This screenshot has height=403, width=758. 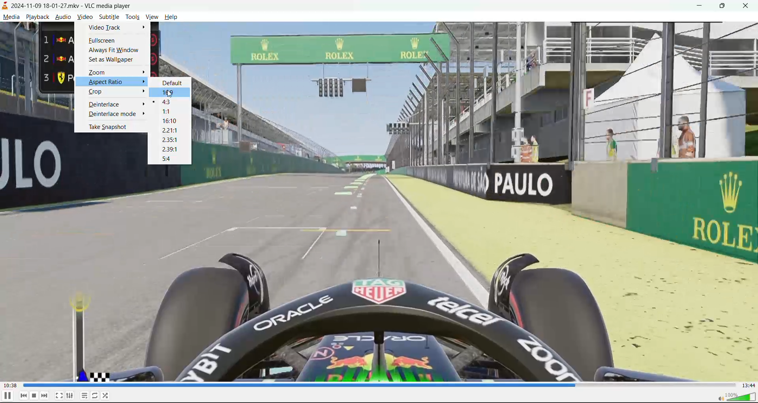 What do you see at coordinates (133, 18) in the screenshot?
I see `tools` at bounding box center [133, 18].